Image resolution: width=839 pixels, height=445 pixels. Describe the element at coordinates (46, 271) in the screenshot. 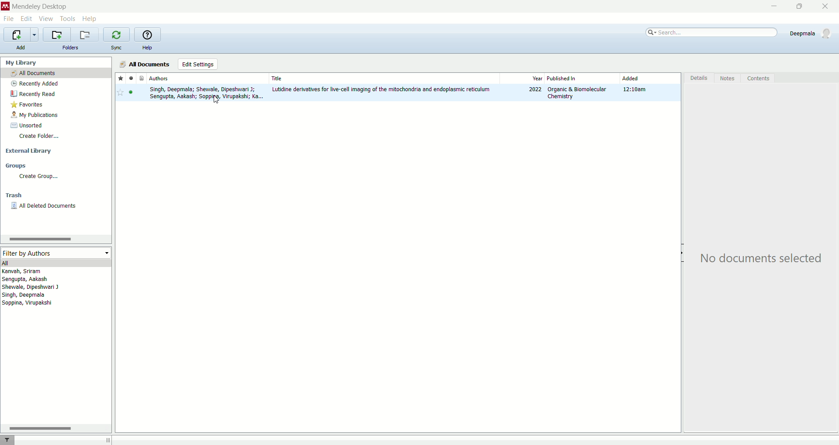

I see `Kanvah, Sriram` at that location.